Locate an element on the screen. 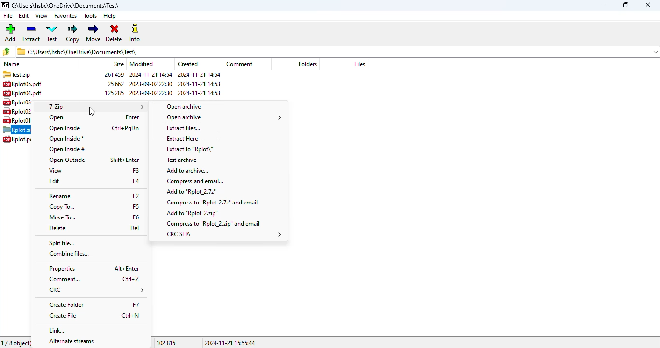  create file is located at coordinates (63, 316).